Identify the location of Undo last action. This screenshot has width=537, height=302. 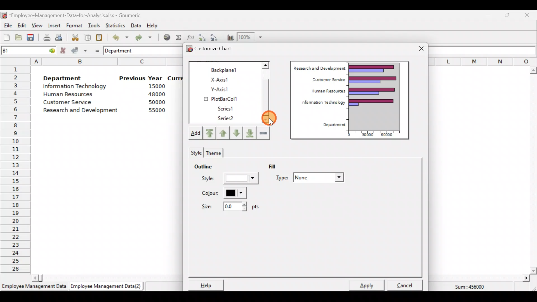
(117, 36).